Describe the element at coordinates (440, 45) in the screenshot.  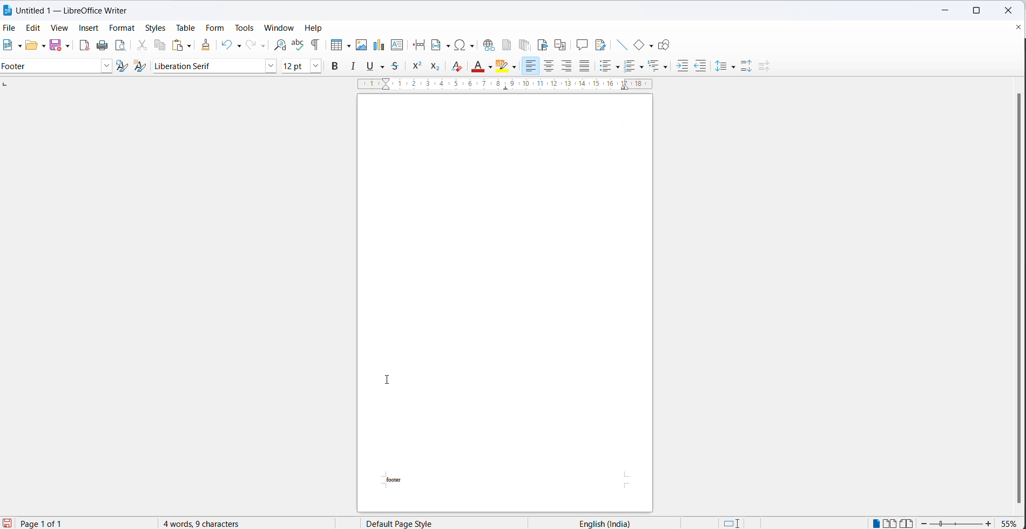
I see `insert field` at that location.